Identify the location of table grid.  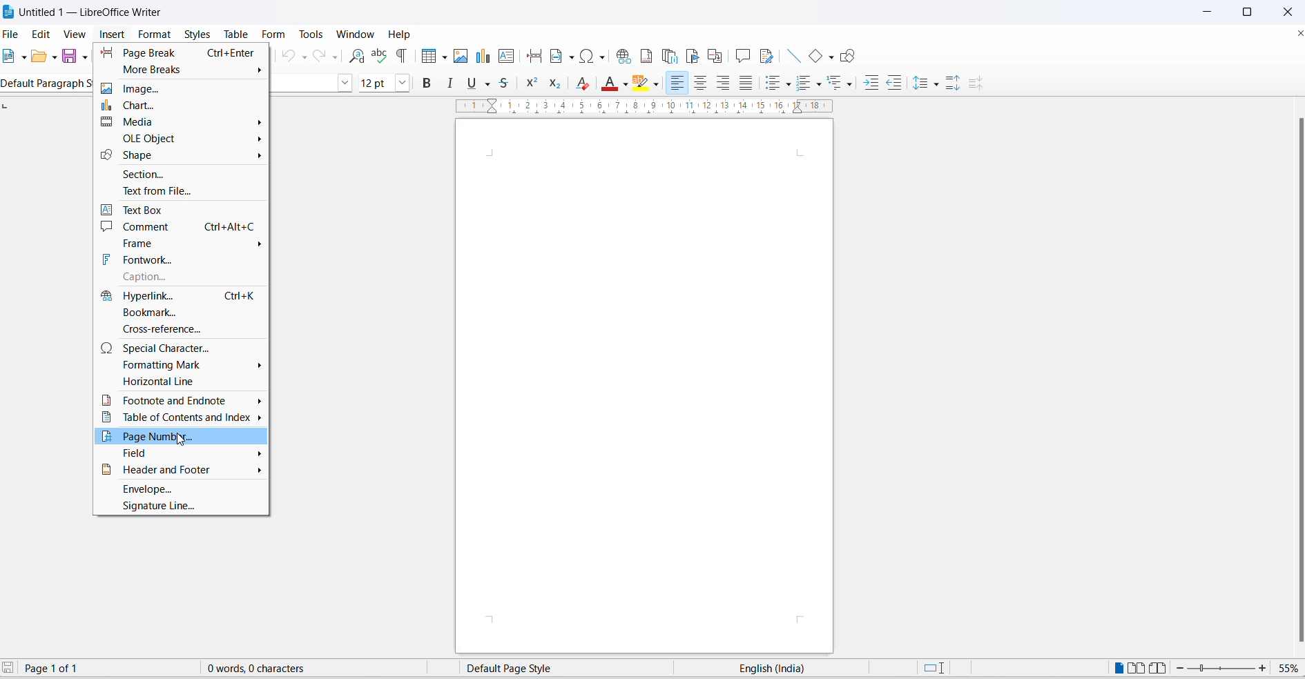
(443, 57).